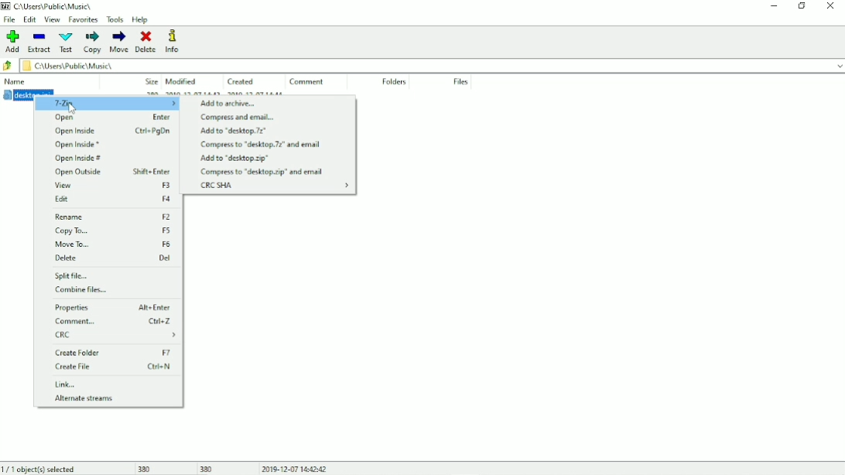 The image size is (845, 475). I want to click on Link, so click(68, 384).